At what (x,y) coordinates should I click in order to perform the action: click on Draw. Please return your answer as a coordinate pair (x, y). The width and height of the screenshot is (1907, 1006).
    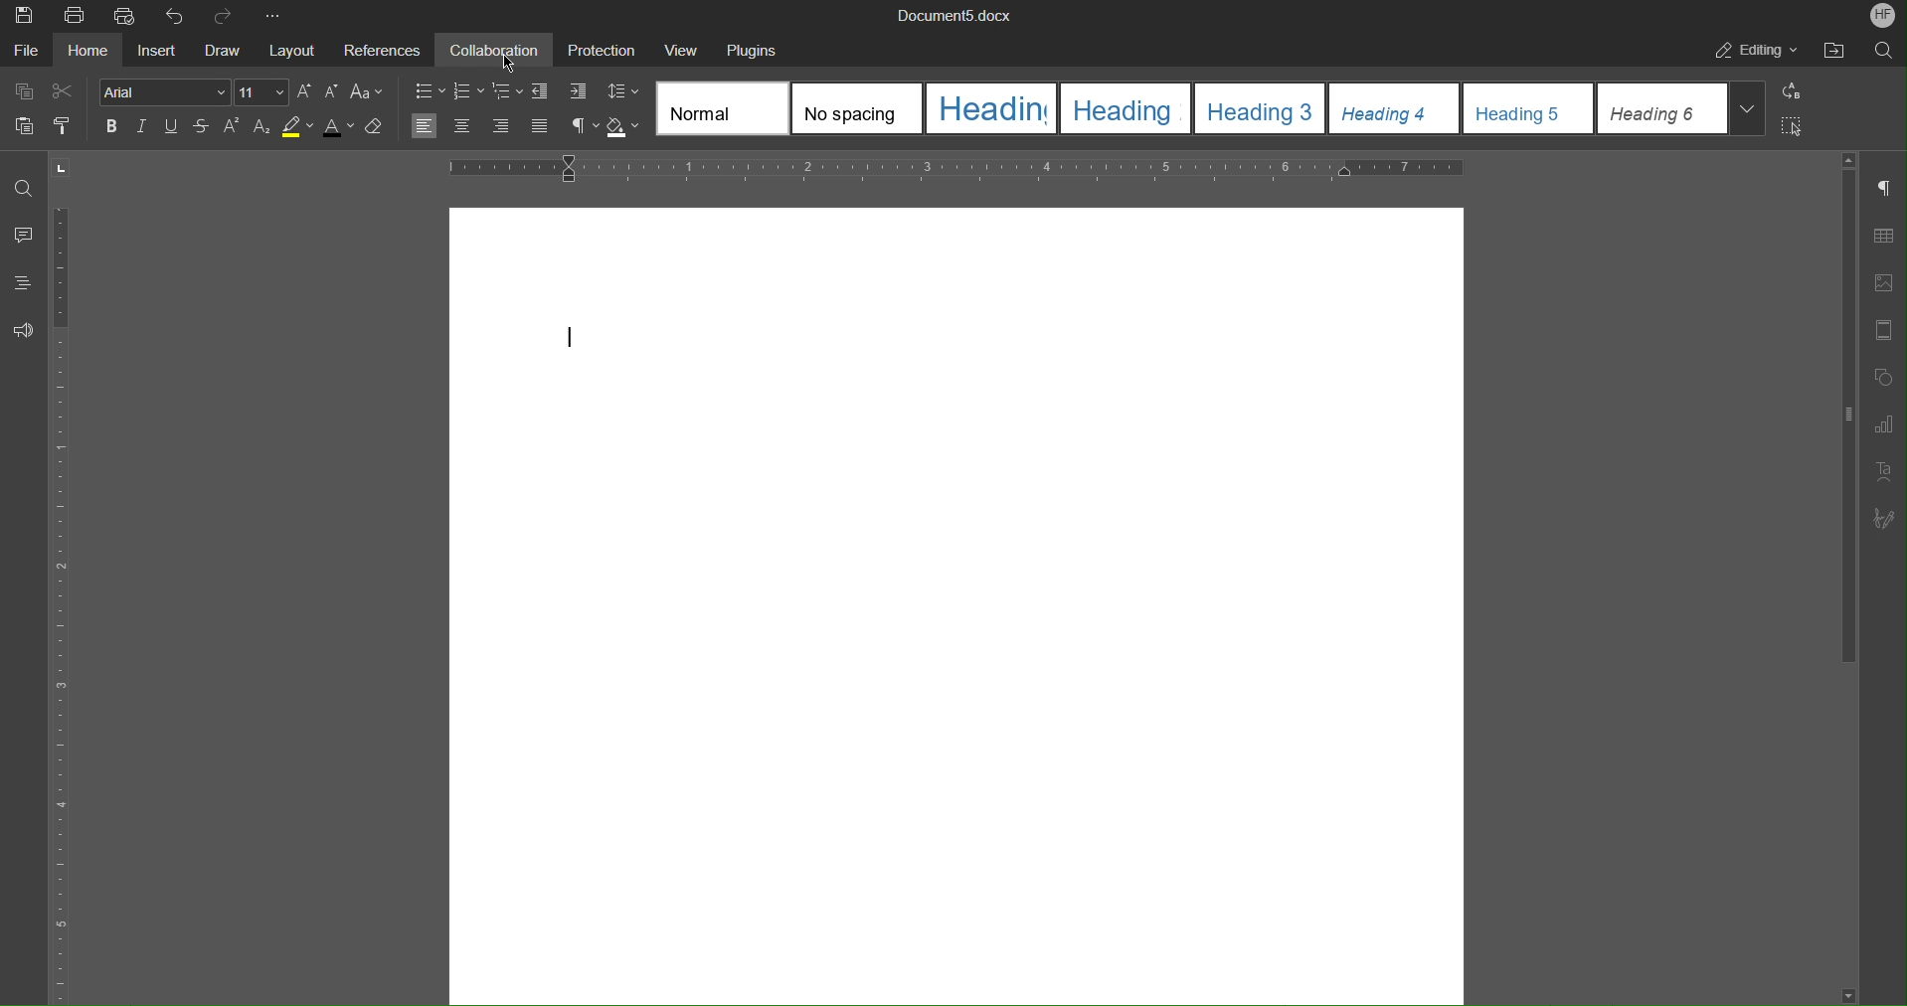
    Looking at the image, I should click on (229, 48).